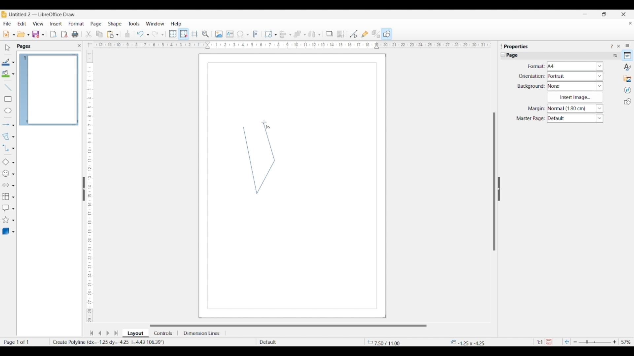  What do you see at coordinates (116, 333) in the screenshot?
I see `Jump to the last slide` at bounding box center [116, 333].